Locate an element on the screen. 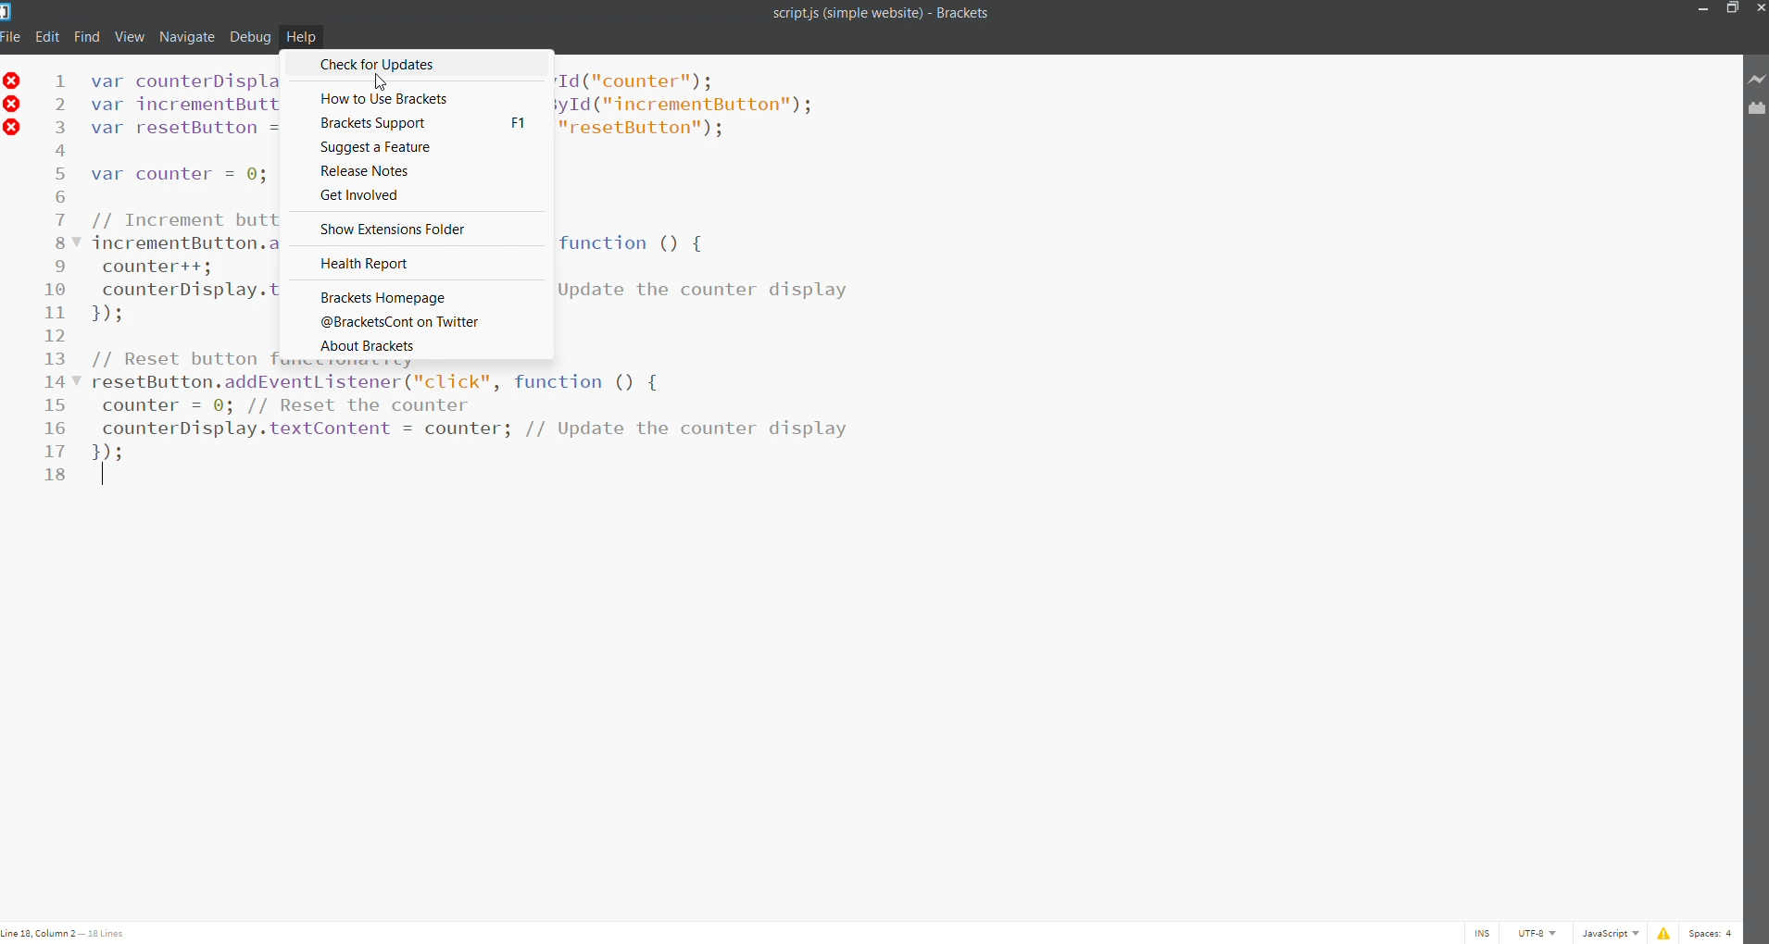 This screenshot has width=1769, height=944. help is located at coordinates (300, 36).